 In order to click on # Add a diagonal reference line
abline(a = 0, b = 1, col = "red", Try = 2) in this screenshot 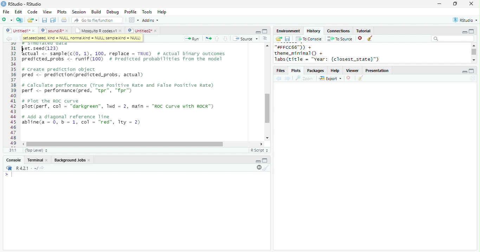, I will do `click(82, 120)`.